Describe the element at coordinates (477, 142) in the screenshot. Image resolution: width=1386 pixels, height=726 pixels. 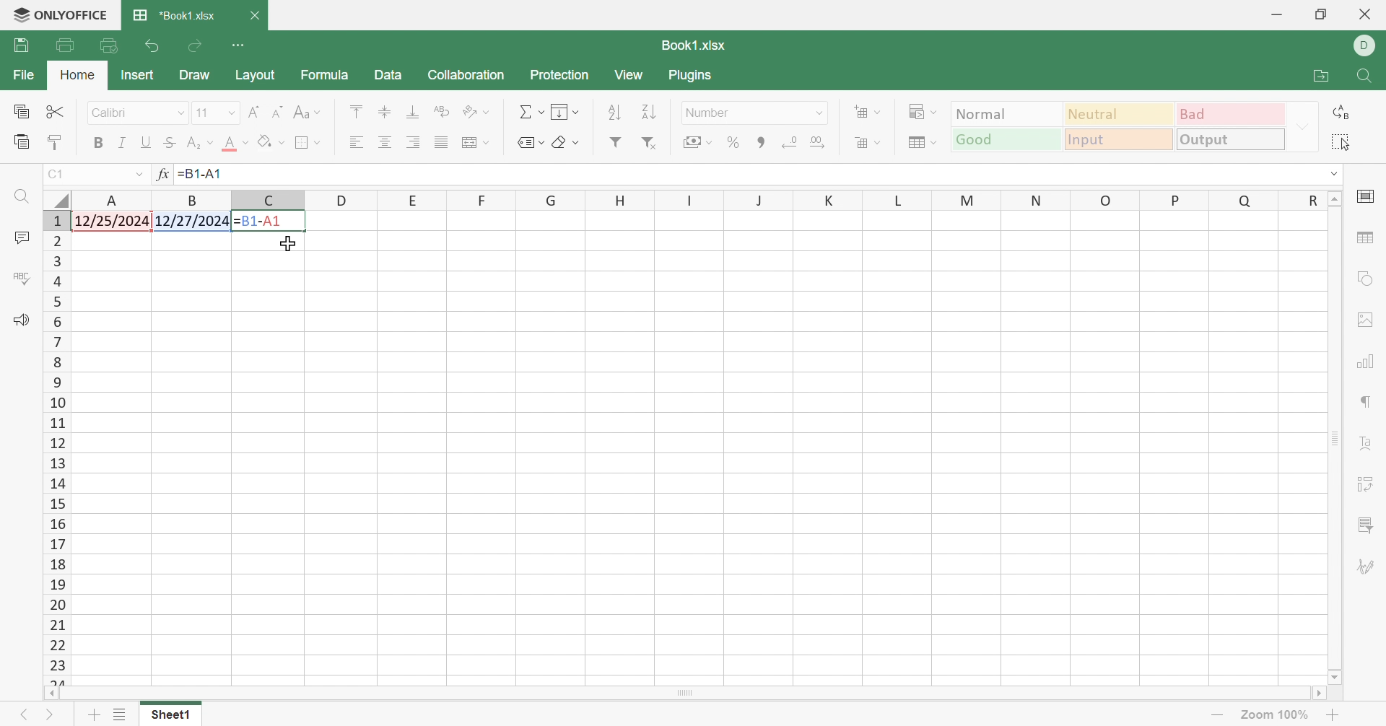
I see `Merge and center` at that location.